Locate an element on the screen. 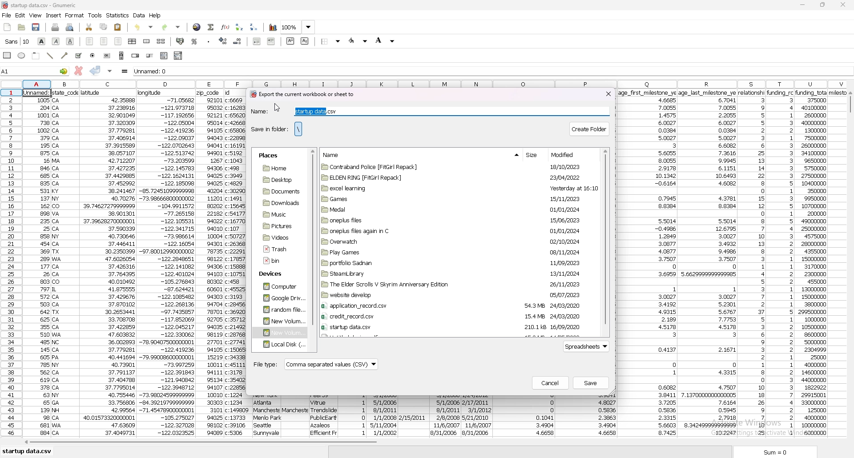 The image size is (854, 458). decrease decimals is located at coordinates (238, 41).